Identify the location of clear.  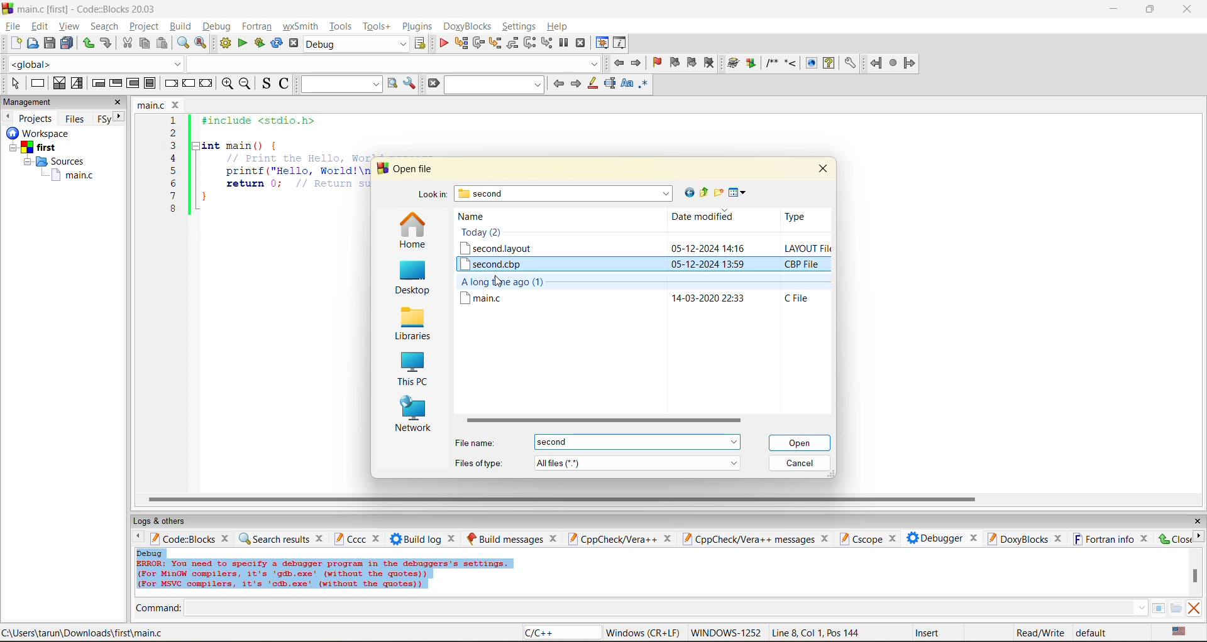
(433, 84).